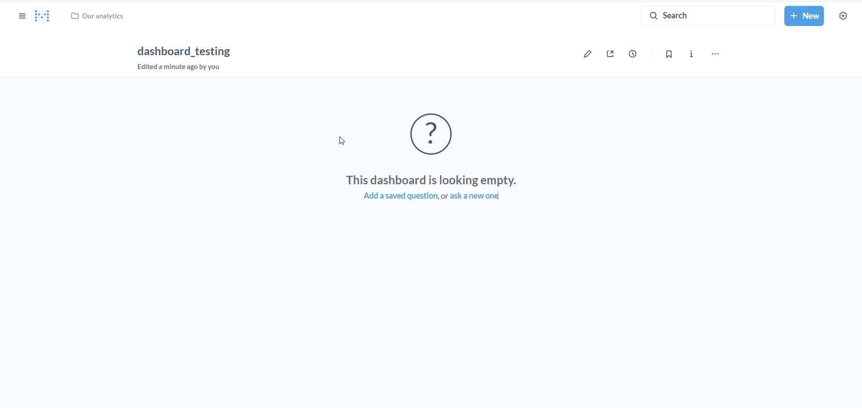 The width and height of the screenshot is (862, 408). Describe the element at coordinates (343, 140) in the screenshot. I see `cursor` at that location.